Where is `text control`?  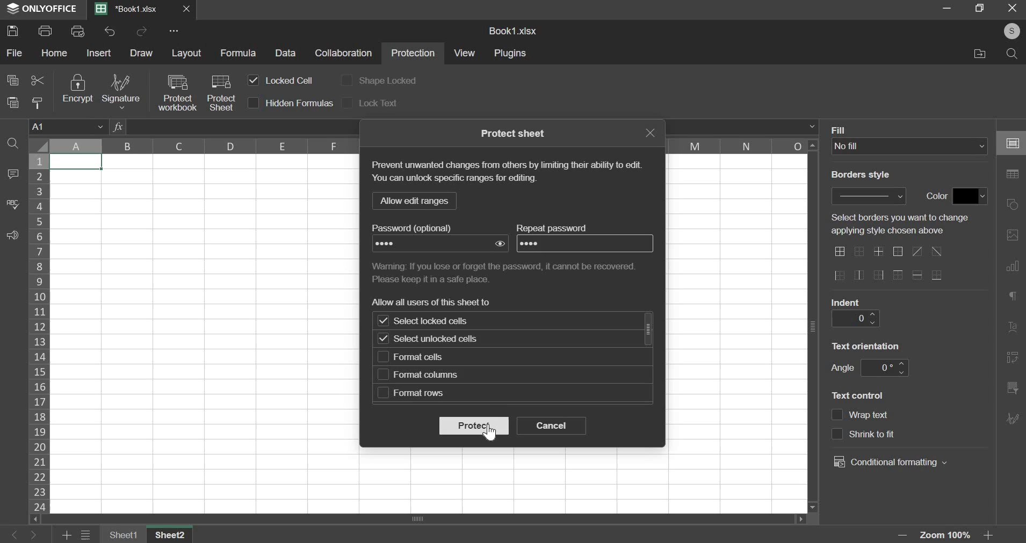
text control is located at coordinates (860, 394).